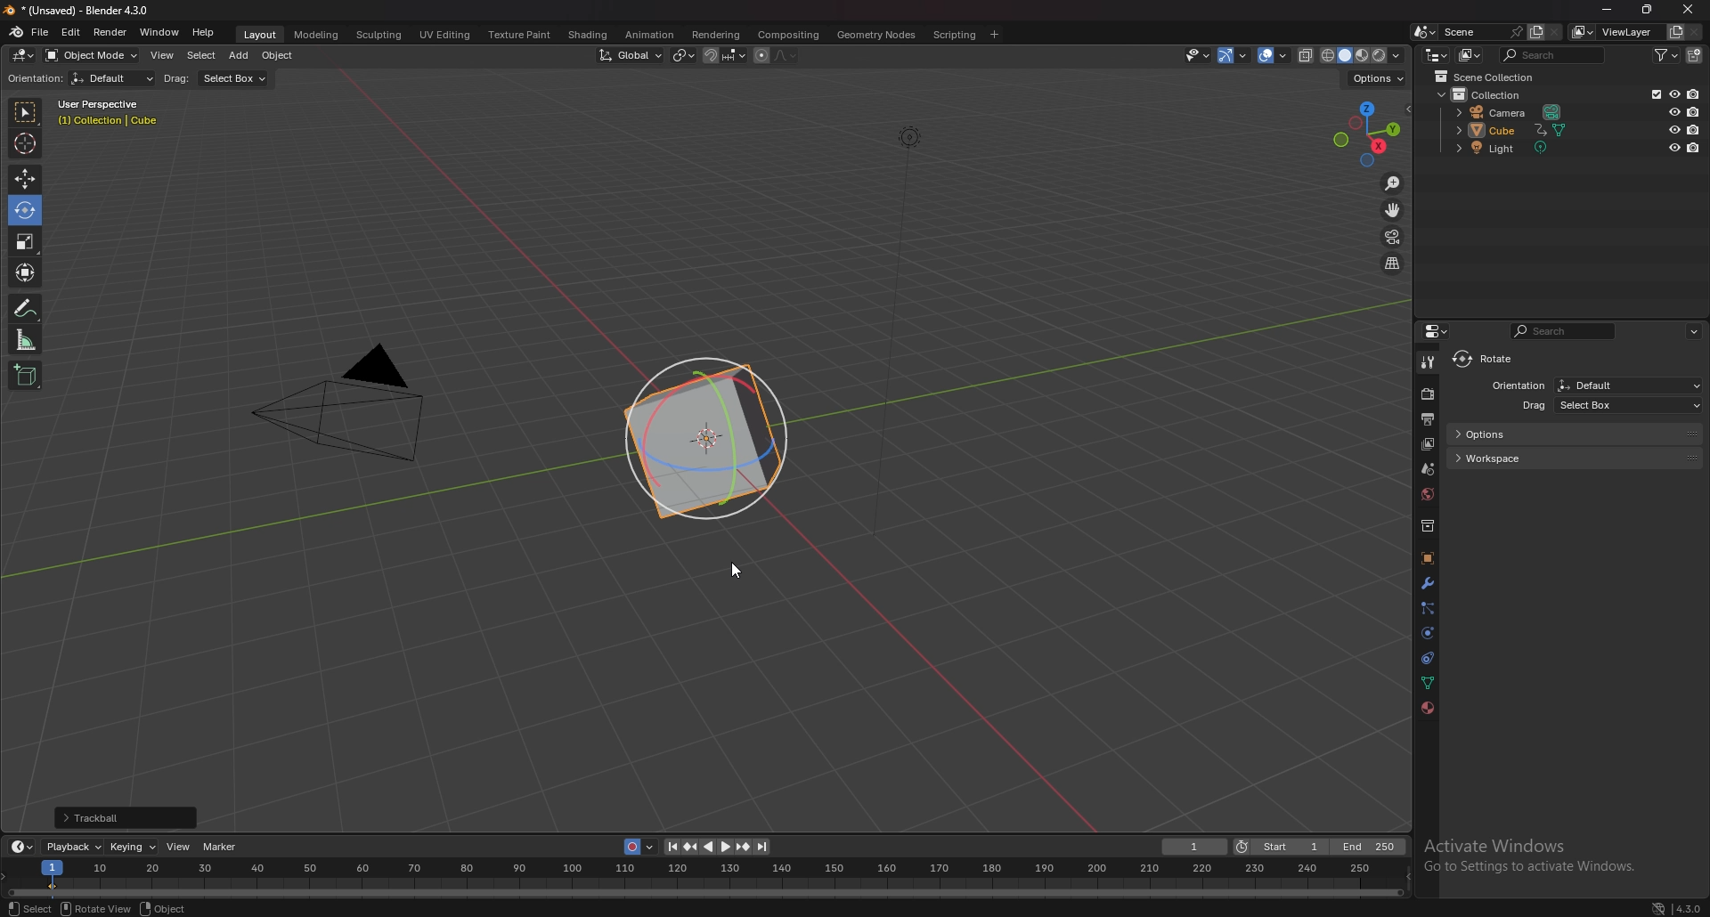 Image resolution: width=1710 pixels, height=917 pixels. What do you see at coordinates (1393, 209) in the screenshot?
I see `move` at bounding box center [1393, 209].